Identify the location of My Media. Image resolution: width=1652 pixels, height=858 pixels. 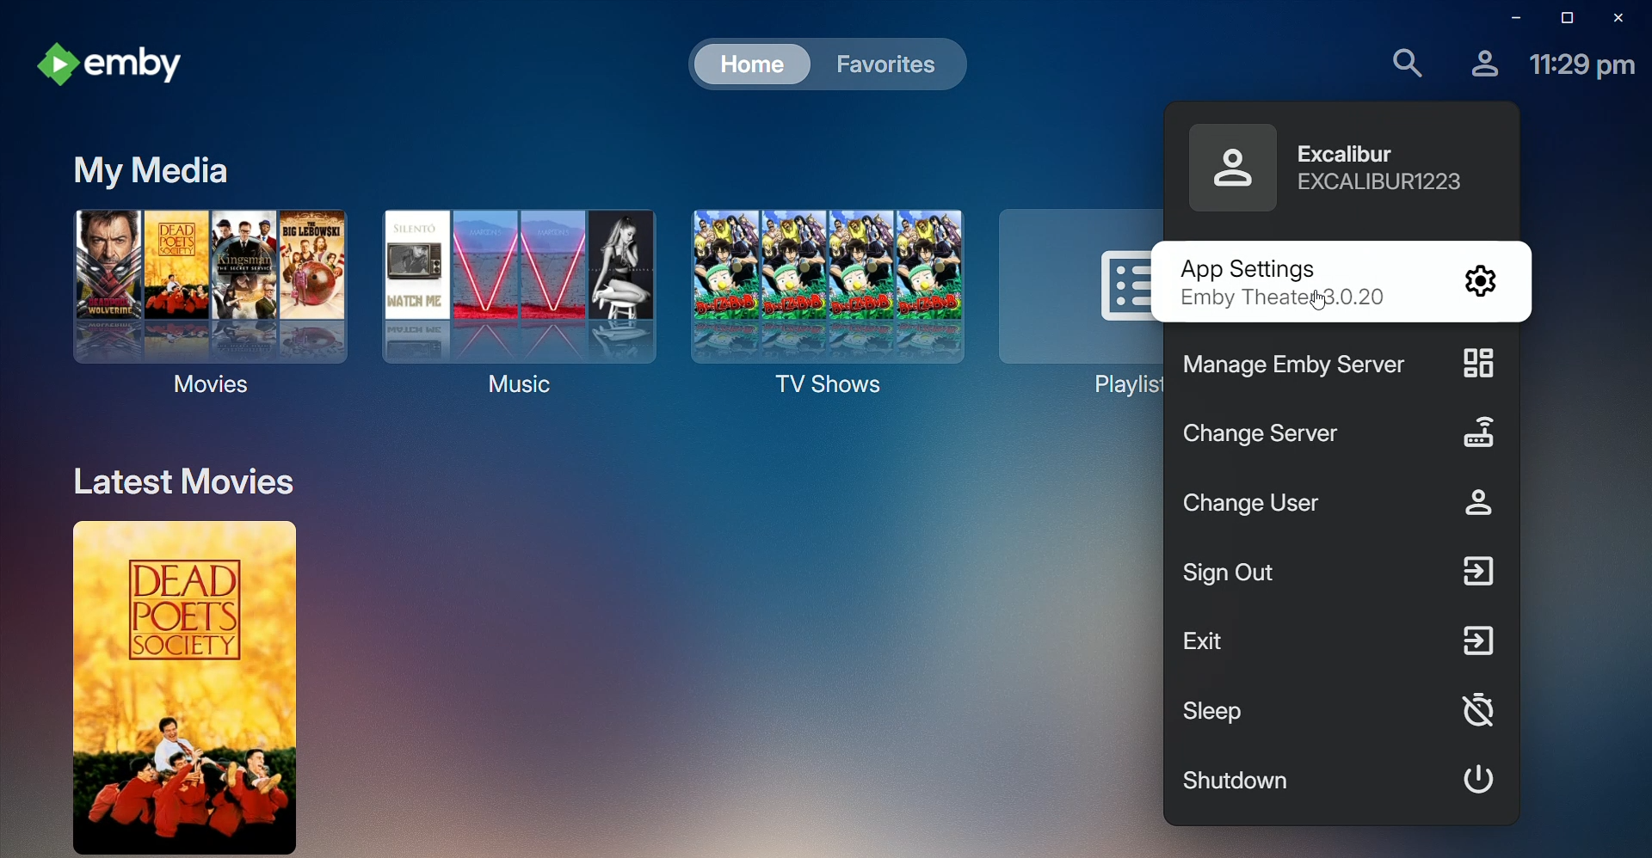
(152, 166).